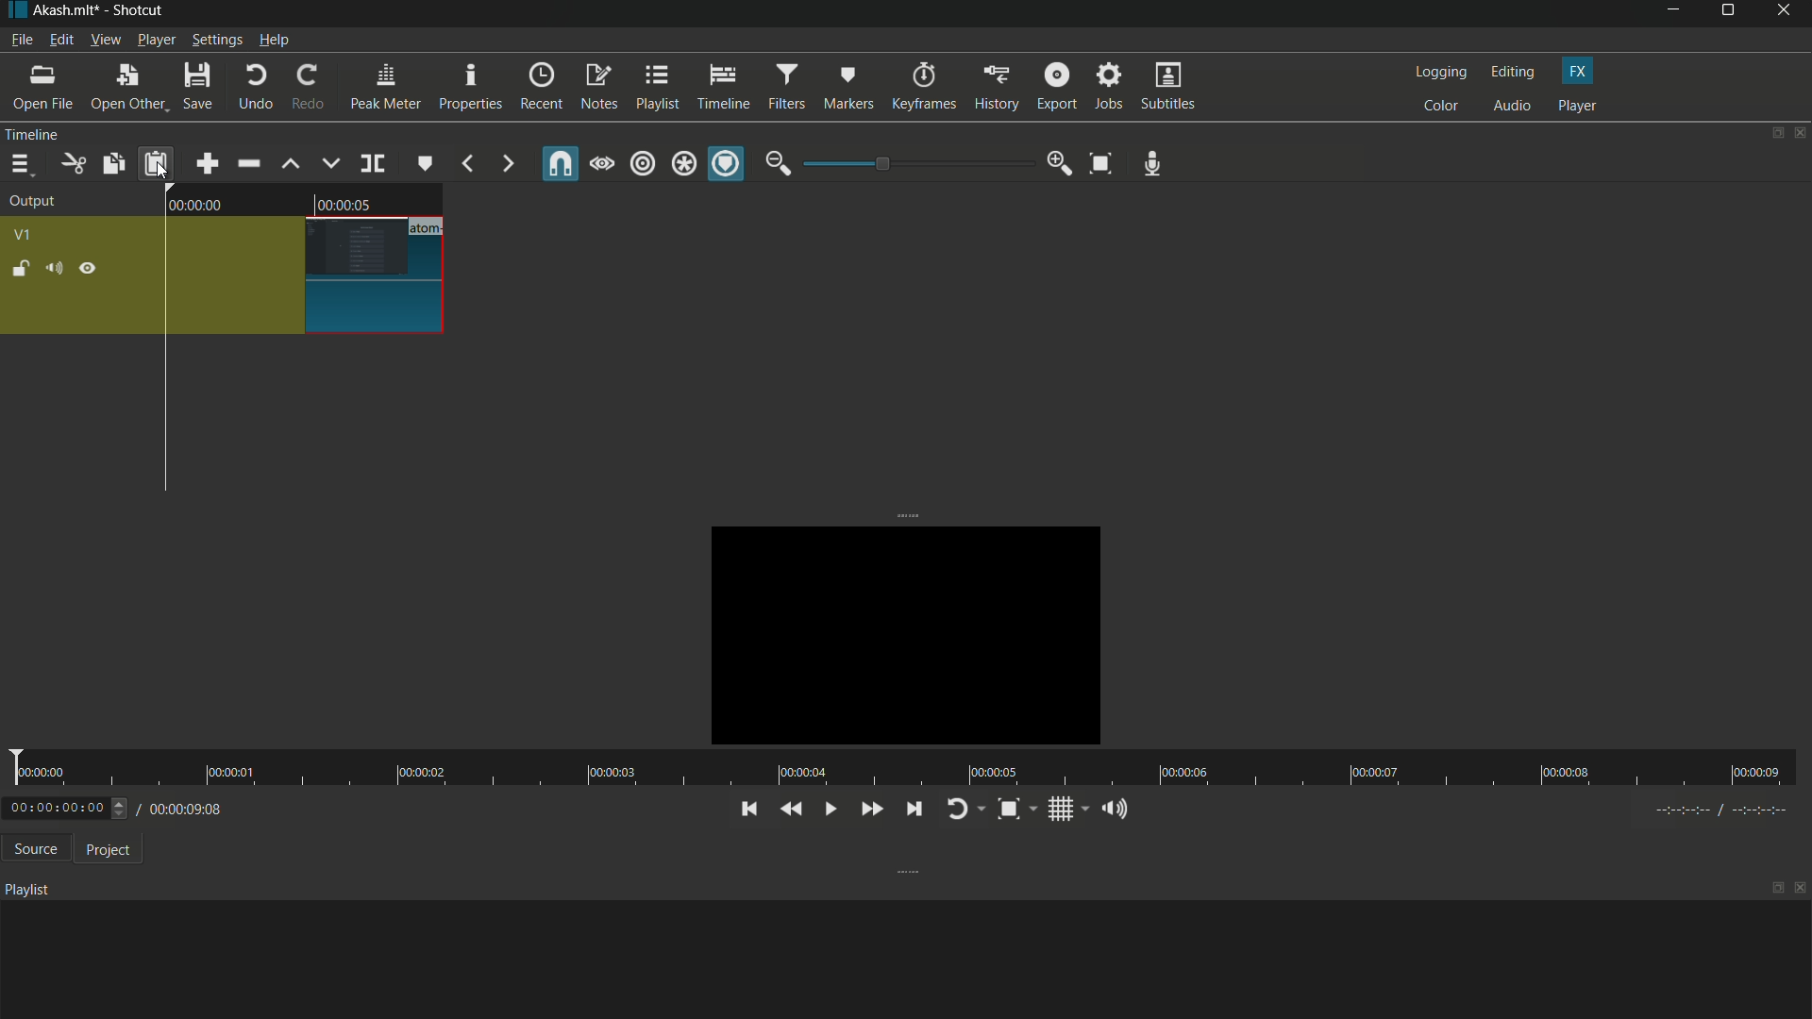 This screenshot has height=1019, width=1812. I want to click on open file, so click(41, 87).